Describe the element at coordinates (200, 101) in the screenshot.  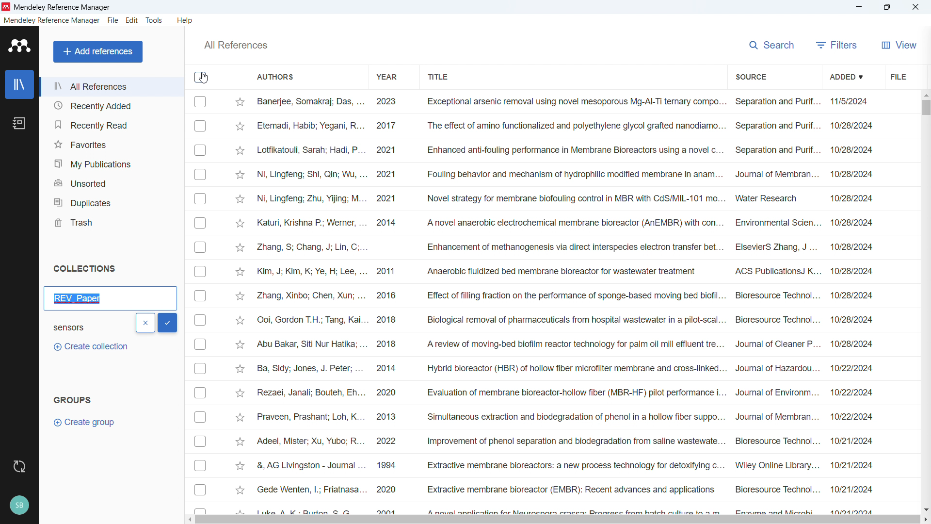
I see `Select respective publication` at that location.